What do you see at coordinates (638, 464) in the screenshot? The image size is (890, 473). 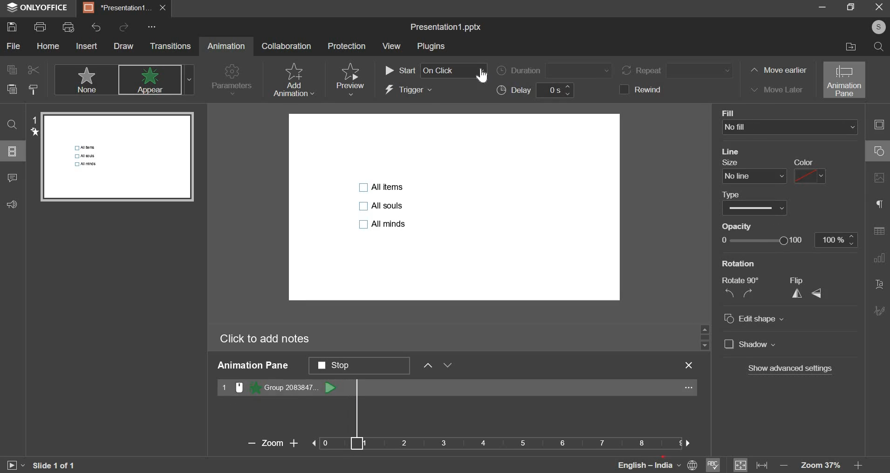 I see `language` at bounding box center [638, 464].